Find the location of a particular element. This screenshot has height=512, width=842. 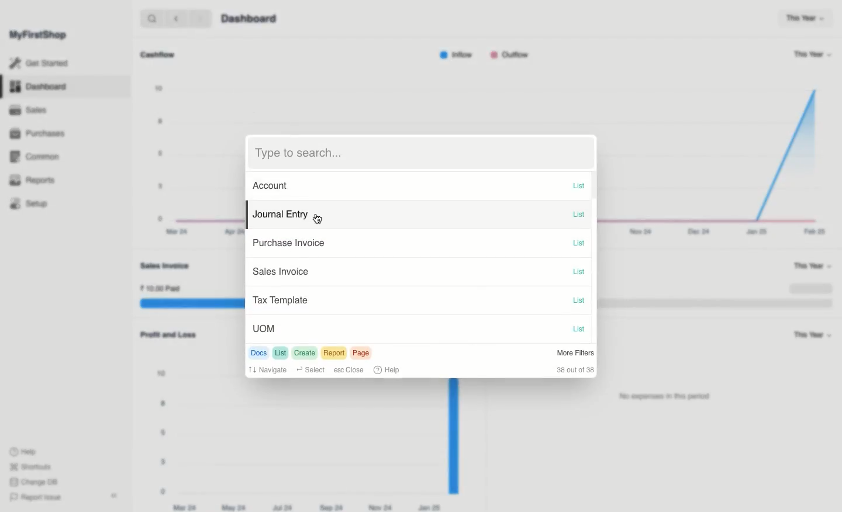

Sales is located at coordinates (29, 111).